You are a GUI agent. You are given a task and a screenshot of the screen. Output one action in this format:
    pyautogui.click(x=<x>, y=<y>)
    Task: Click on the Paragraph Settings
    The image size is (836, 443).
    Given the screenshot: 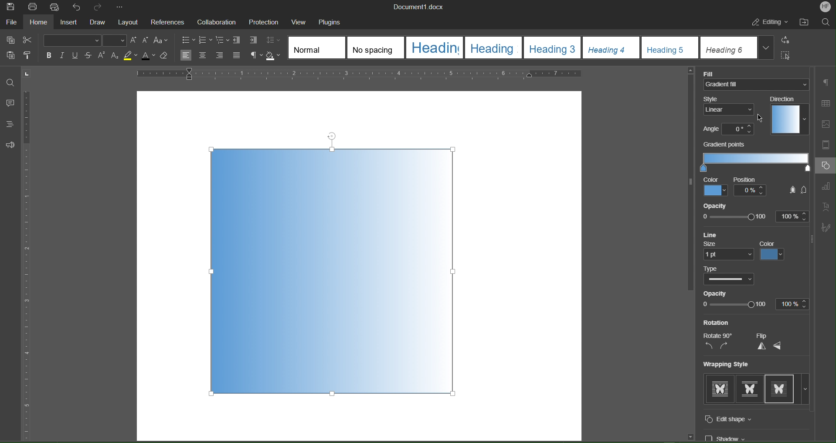 What is the action you would take?
    pyautogui.click(x=826, y=82)
    